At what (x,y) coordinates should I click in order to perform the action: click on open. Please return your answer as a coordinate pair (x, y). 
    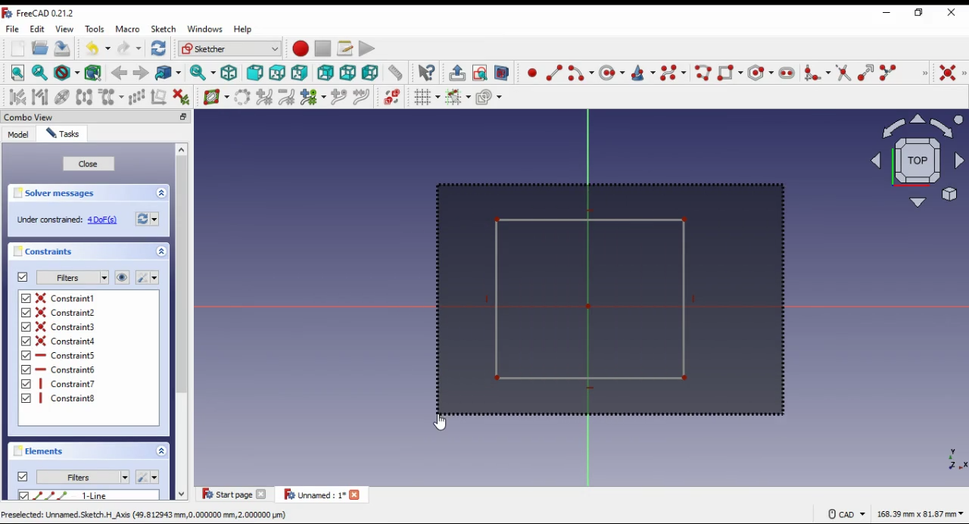
    Looking at the image, I should click on (40, 48).